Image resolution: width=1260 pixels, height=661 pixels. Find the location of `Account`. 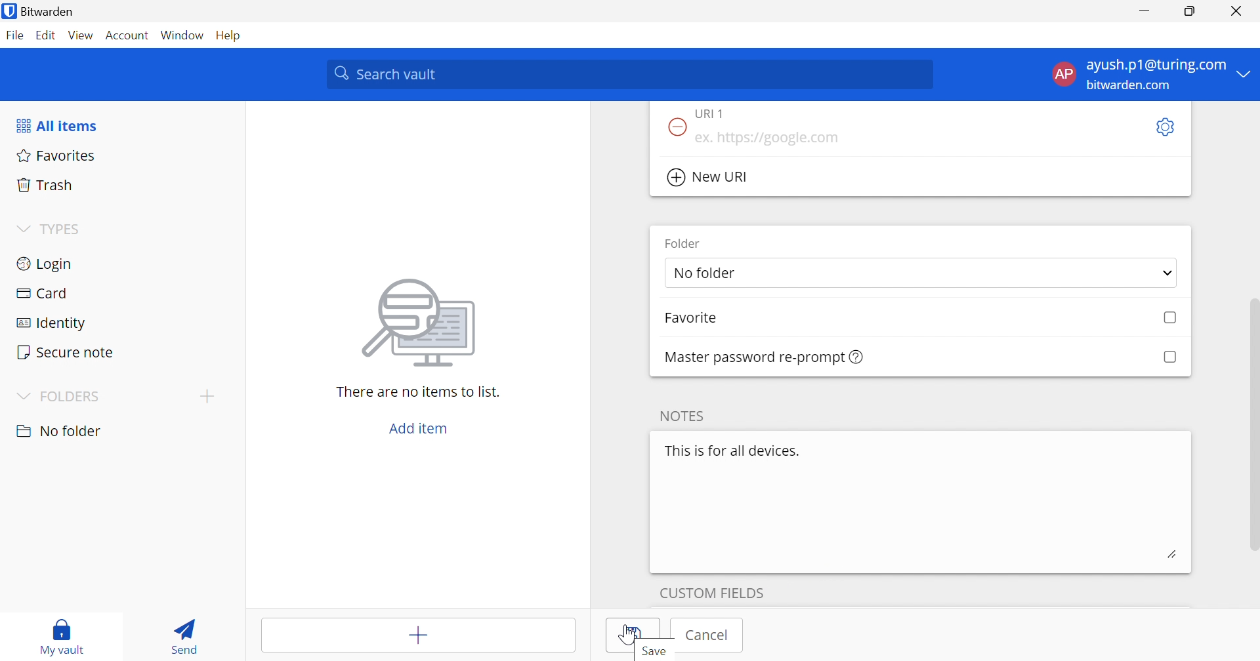

Account is located at coordinates (129, 38).